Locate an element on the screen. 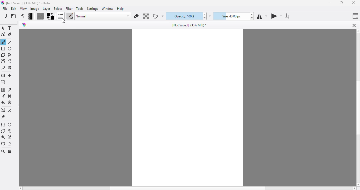 Image resolution: width=360 pixels, height=190 pixels. save is located at coordinates (22, 16).